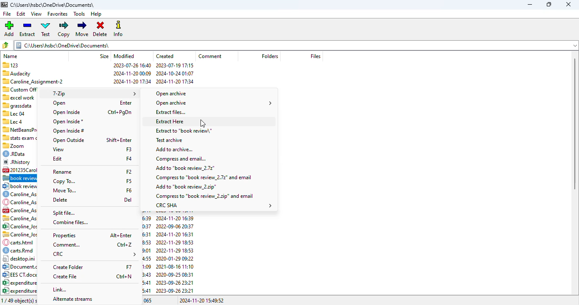 The height and width of the screenshot is (305, 579). I want to click on add to .zip file, so click(186, 187).